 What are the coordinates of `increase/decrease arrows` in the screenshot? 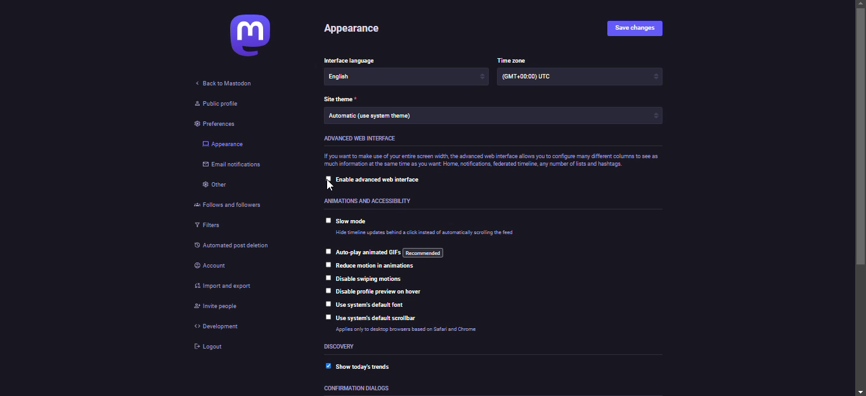 It's located at (655, 76).